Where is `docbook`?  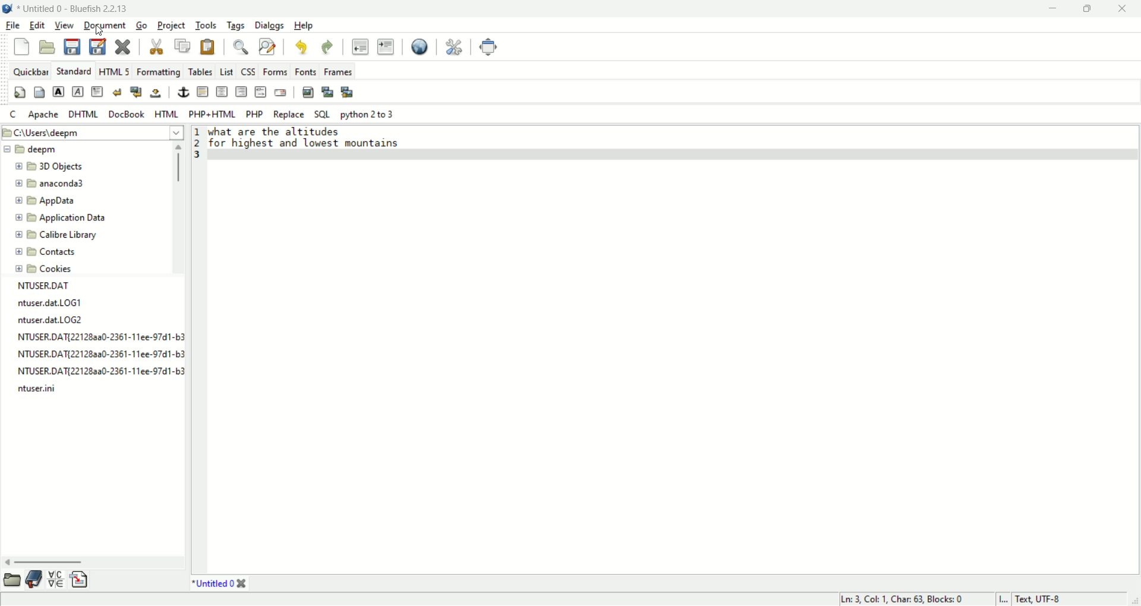
docbook is located at coordinates (127, 114).